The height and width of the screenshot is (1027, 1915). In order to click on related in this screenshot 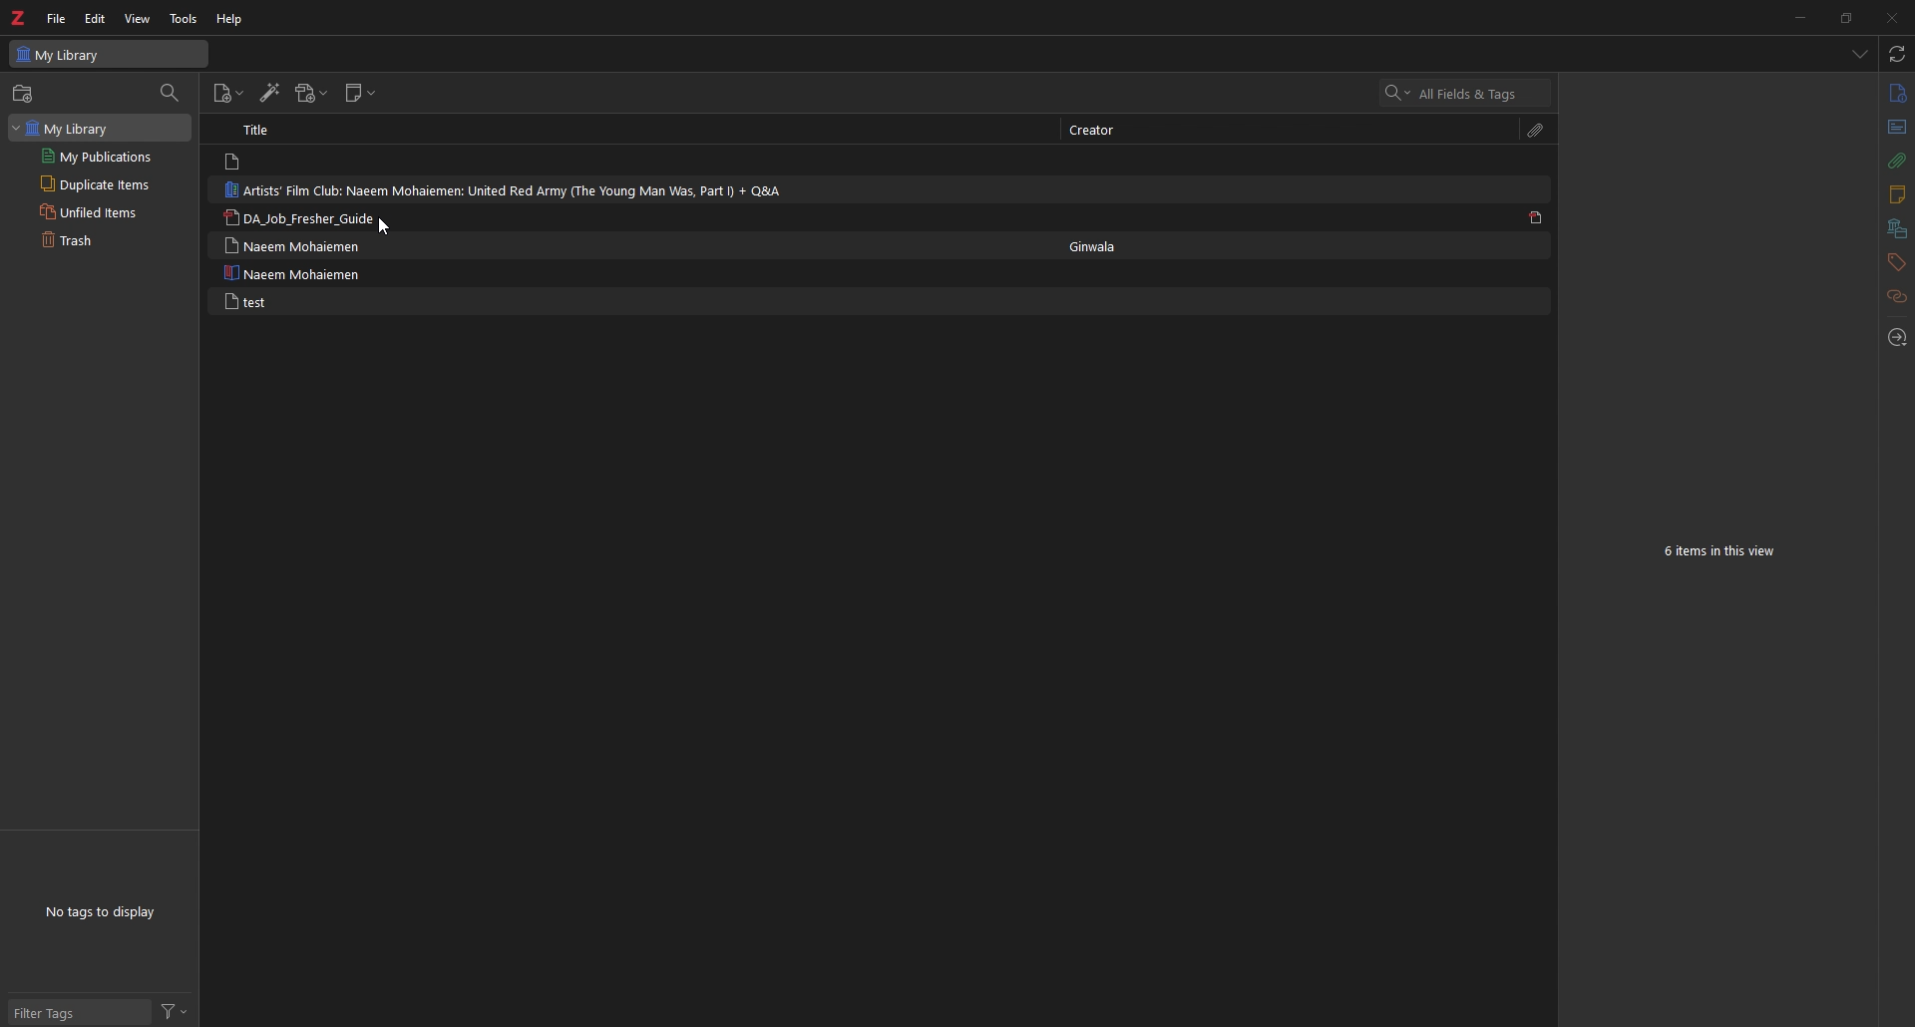, I will do `click(1896, 296)`.